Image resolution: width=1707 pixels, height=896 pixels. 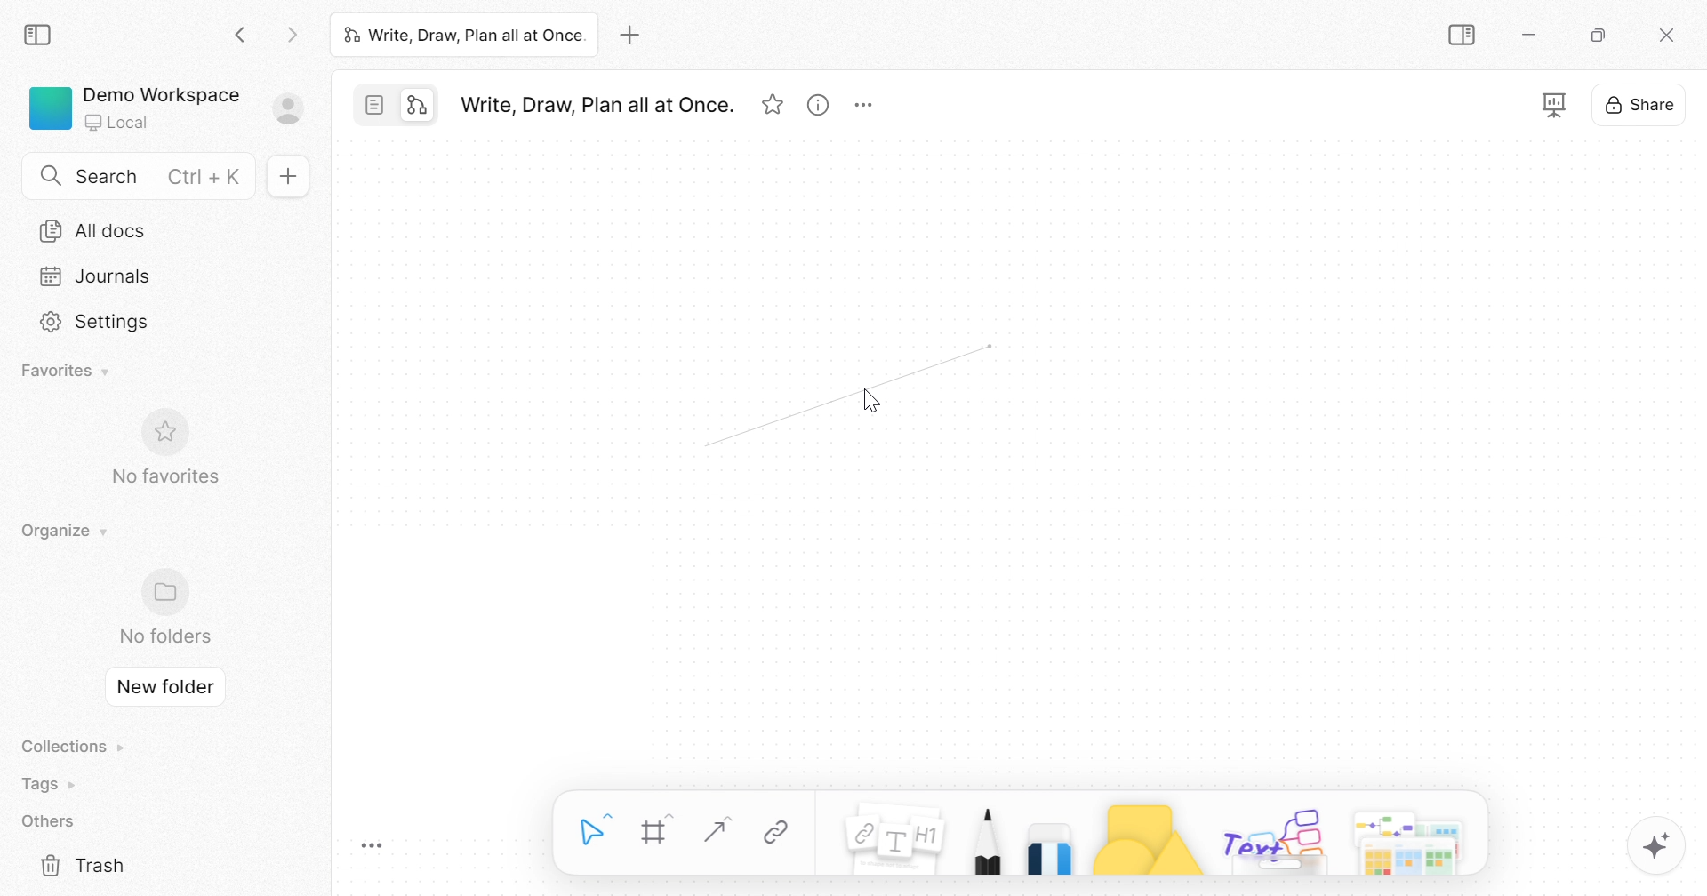 What do you see at coordinates (166, 687) in the screenshot?
I see `New folder` at bounding box center [166, 687].